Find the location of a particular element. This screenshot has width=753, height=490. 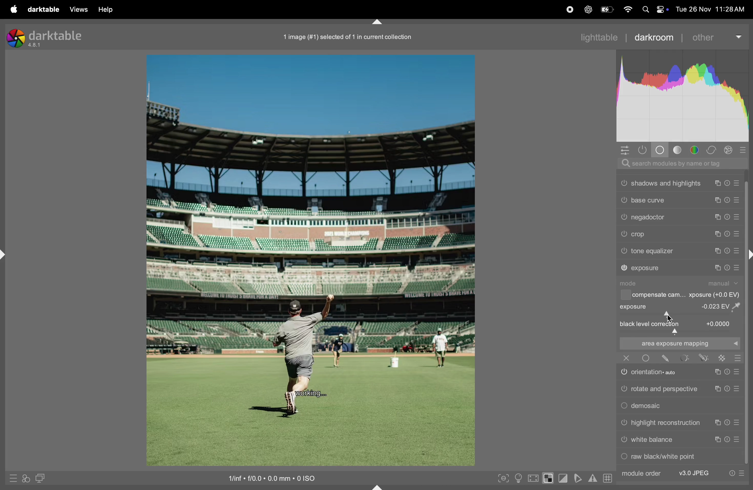

shadows and highlights is located at coordinates (667, 183).